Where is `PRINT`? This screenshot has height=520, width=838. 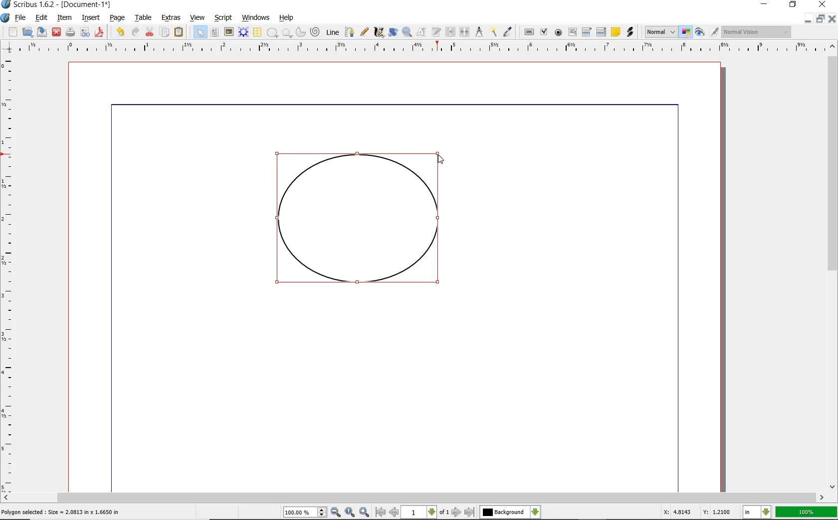 PRINT is located at coordinates (70, 33).